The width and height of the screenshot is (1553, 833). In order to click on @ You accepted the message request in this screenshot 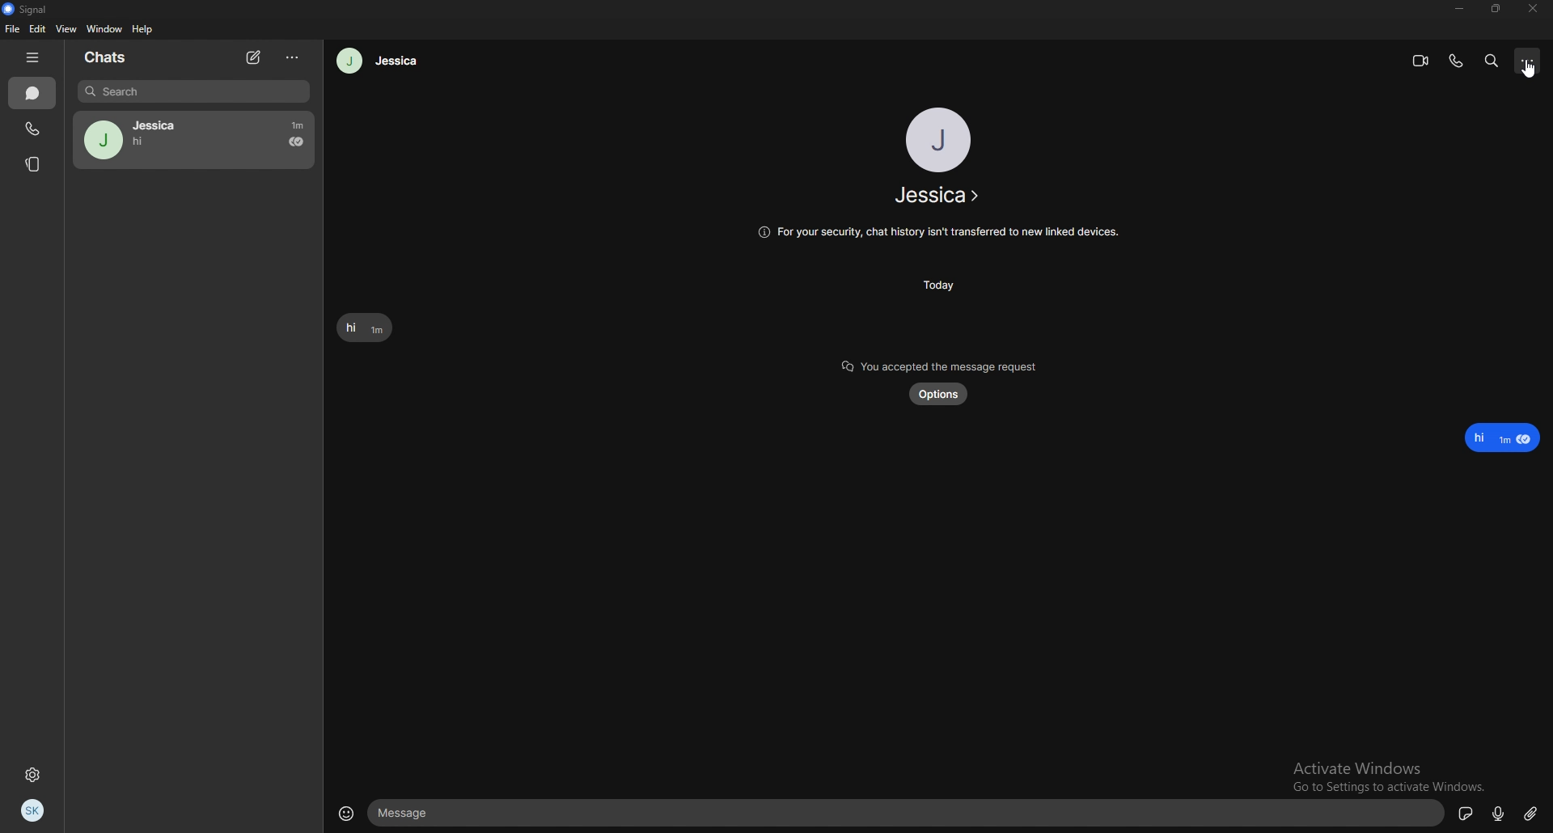, I will do `click(940, 362)`.